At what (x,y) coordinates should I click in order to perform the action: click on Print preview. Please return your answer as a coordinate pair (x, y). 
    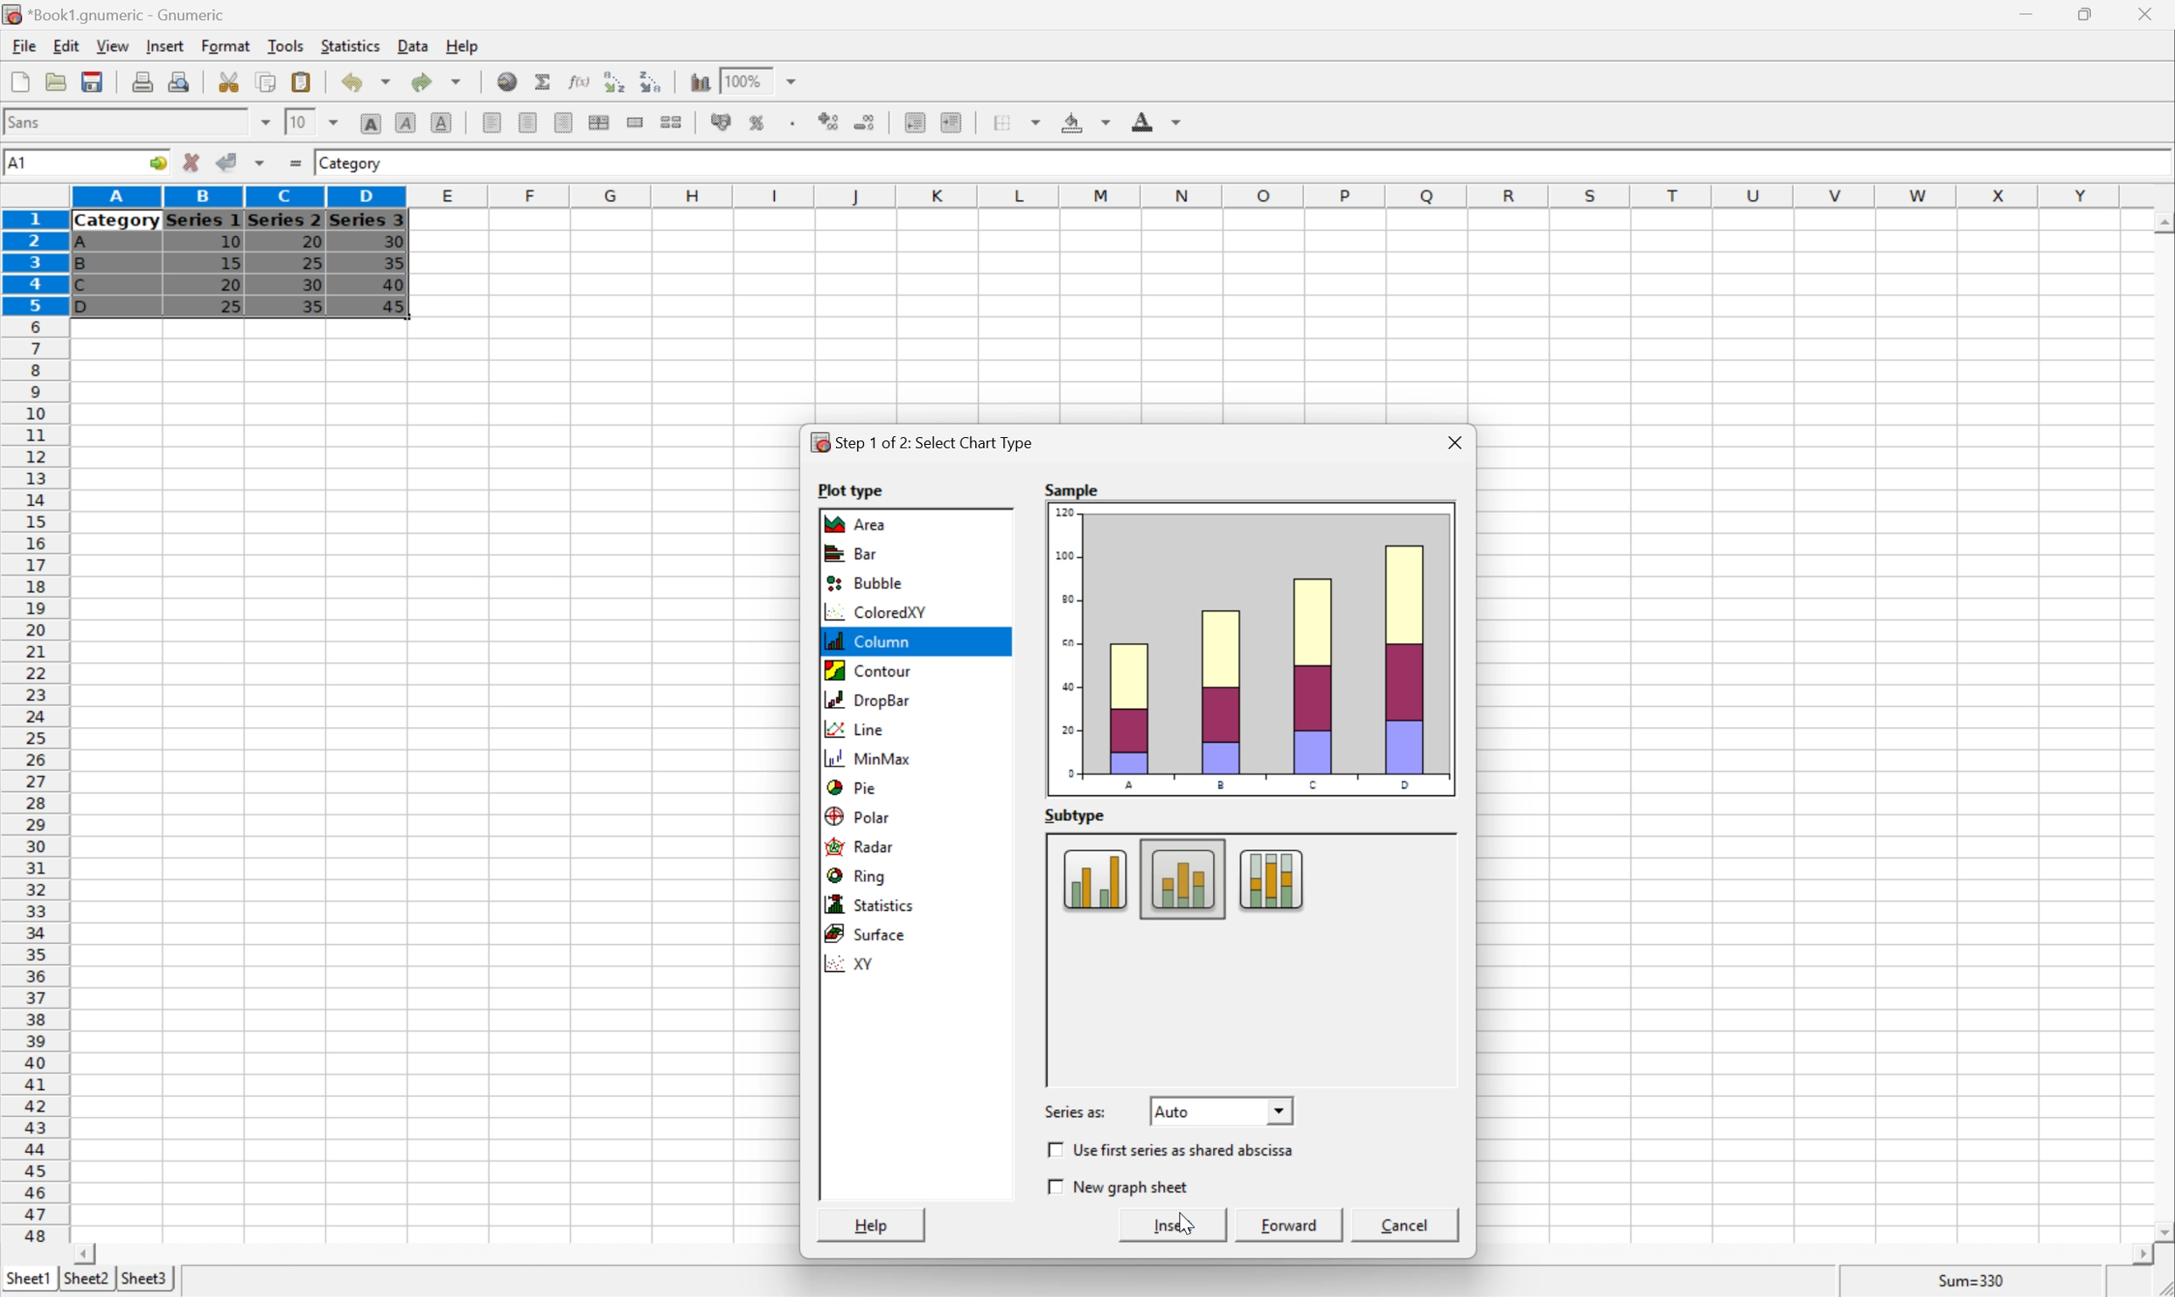
    Looking at the image, I should click on (181, 82).